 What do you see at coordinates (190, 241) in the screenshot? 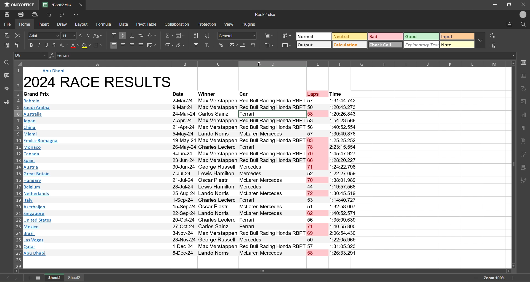
I see `Las Vegas 23-Nov-24 George Russell Mercedes 50 1:22:05.969` at bounding box center [190, 241].